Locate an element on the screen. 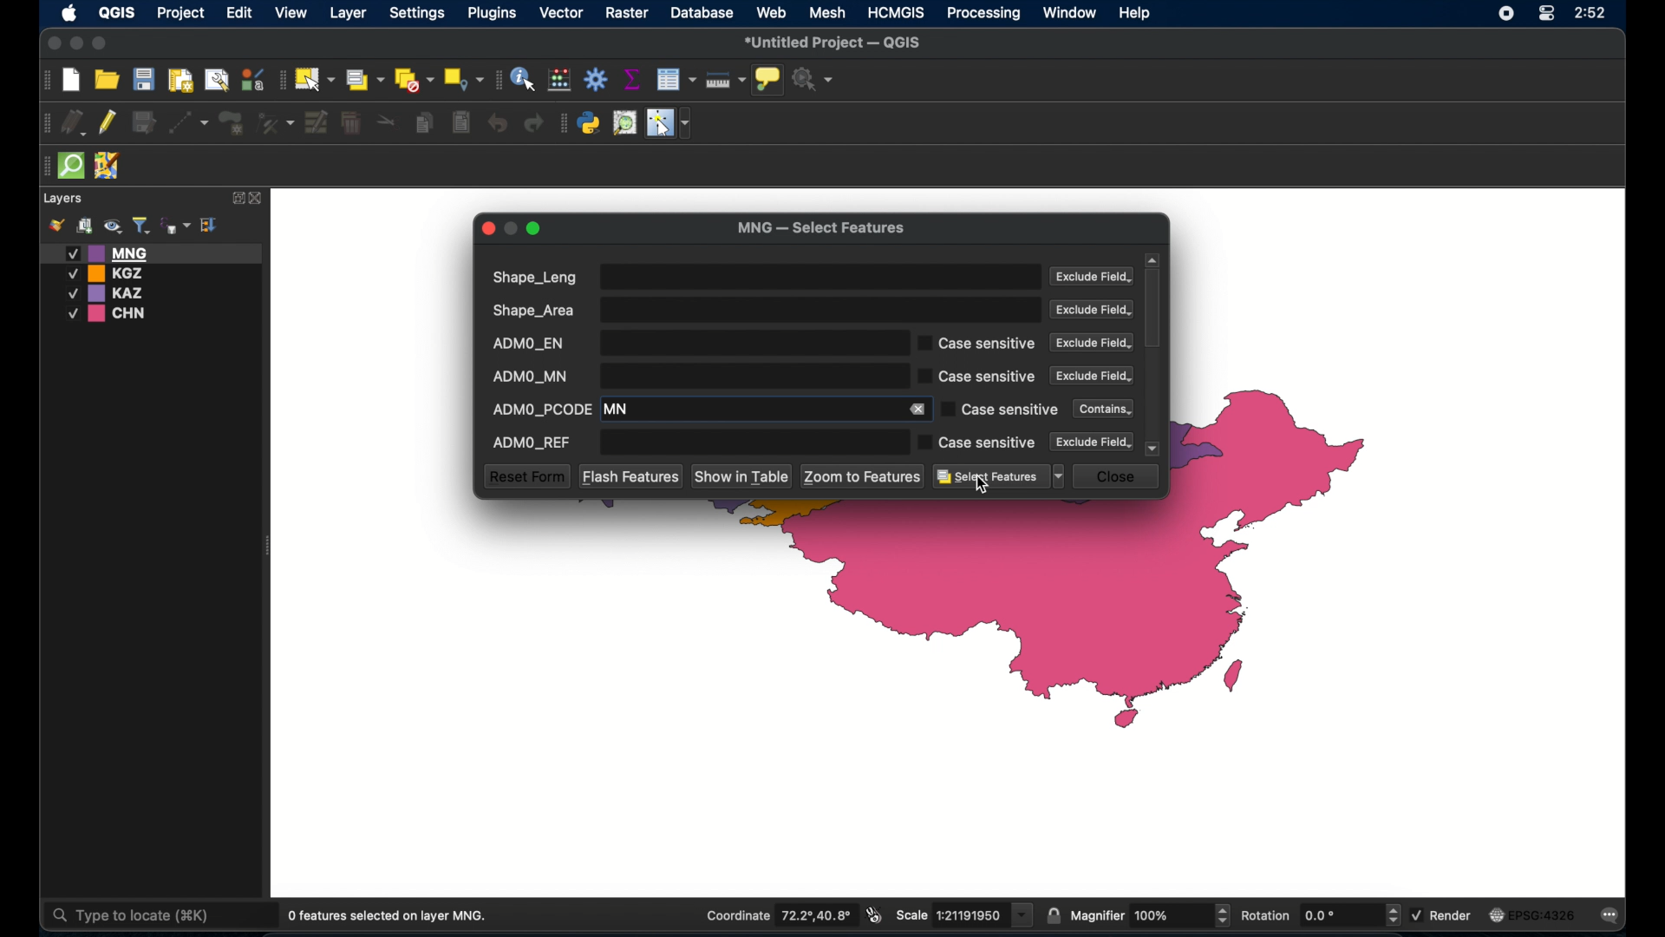 This screenshot has width=1665, height=937. exclude field is located at coordinates (1094, 442).